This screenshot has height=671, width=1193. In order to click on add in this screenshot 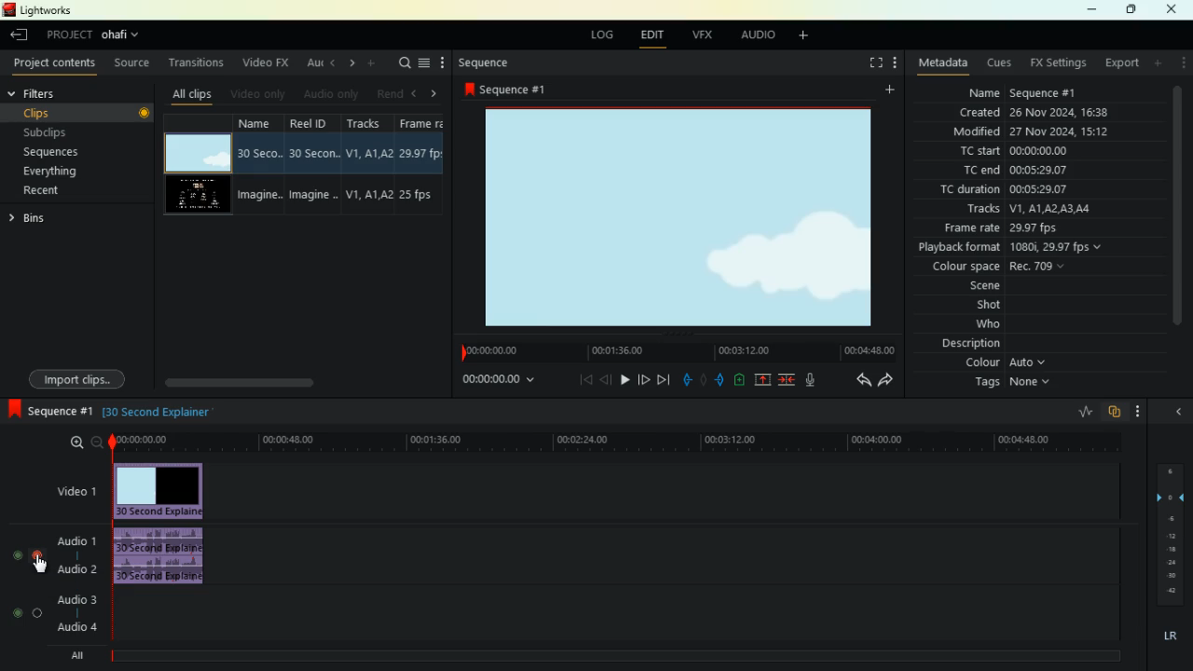, I will do `click(1158, 63)`.